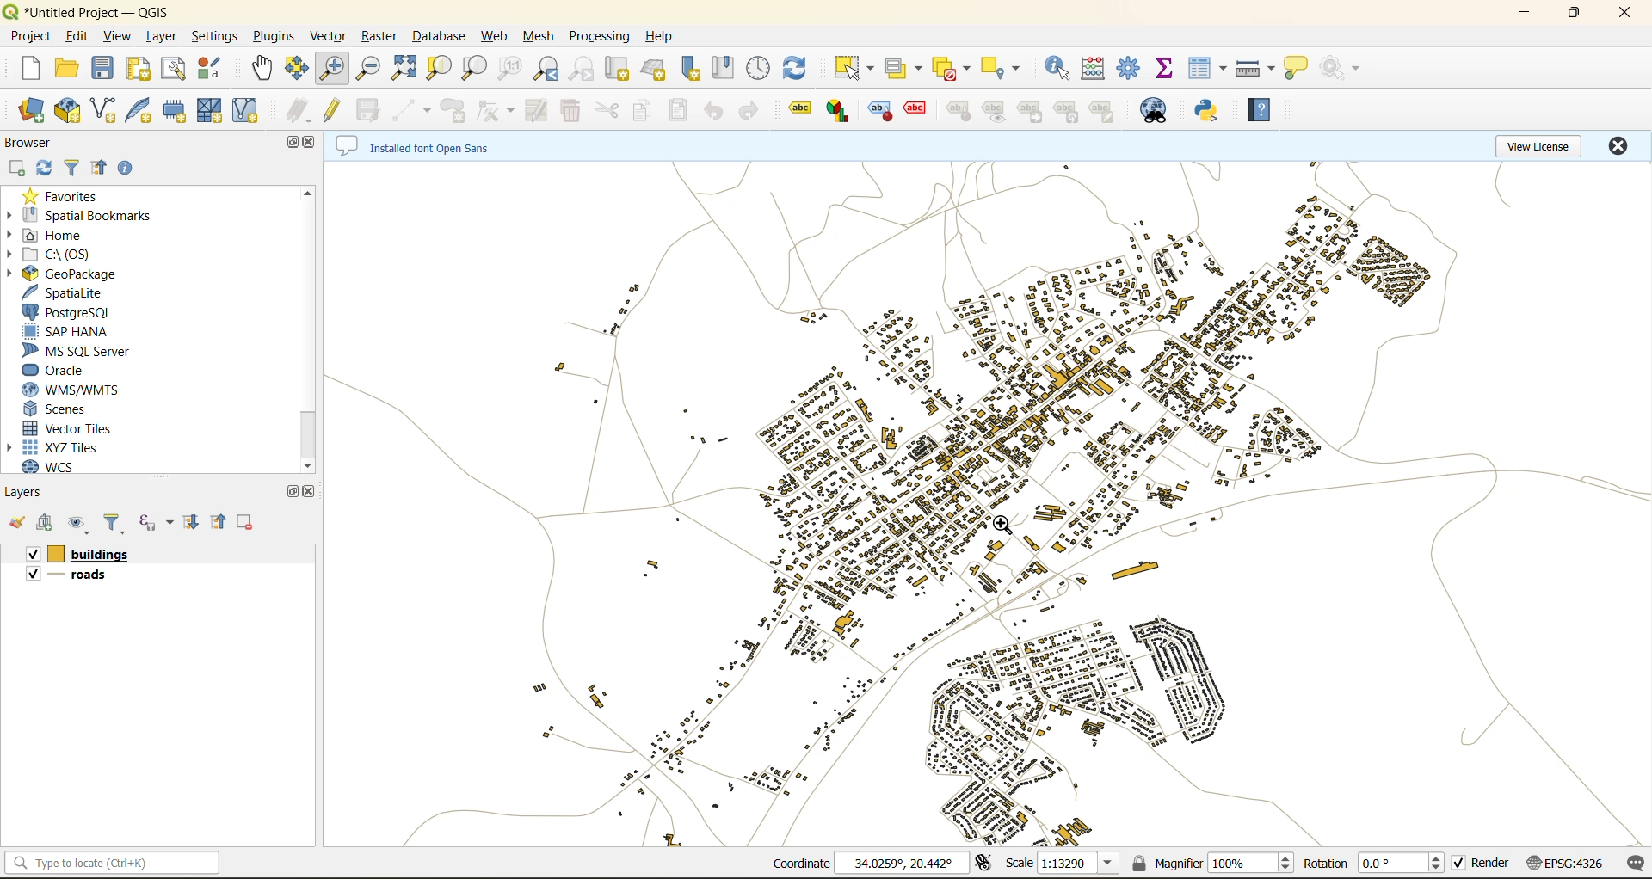 Image resolution: width=1652 pixels, height=879 pixels. Describe the element at coordinates (1131, 69) in the screenshot. I see `toolbox` at that location.